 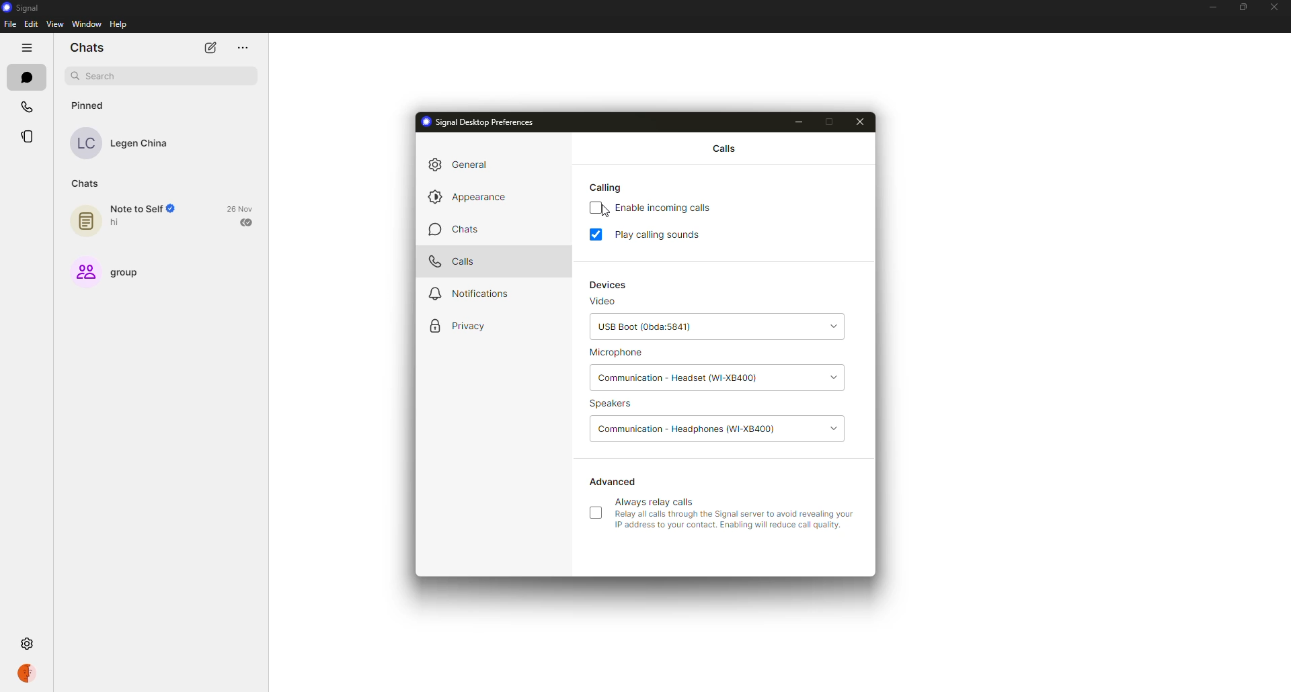 I want to click on drop, so click(x=834, y=427).